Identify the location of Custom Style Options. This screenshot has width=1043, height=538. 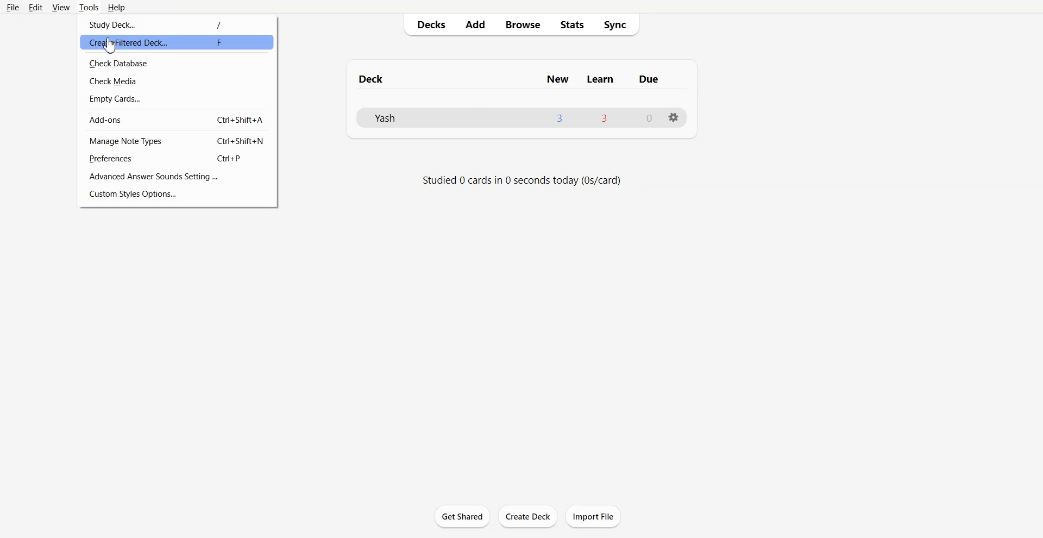
(178, 194).